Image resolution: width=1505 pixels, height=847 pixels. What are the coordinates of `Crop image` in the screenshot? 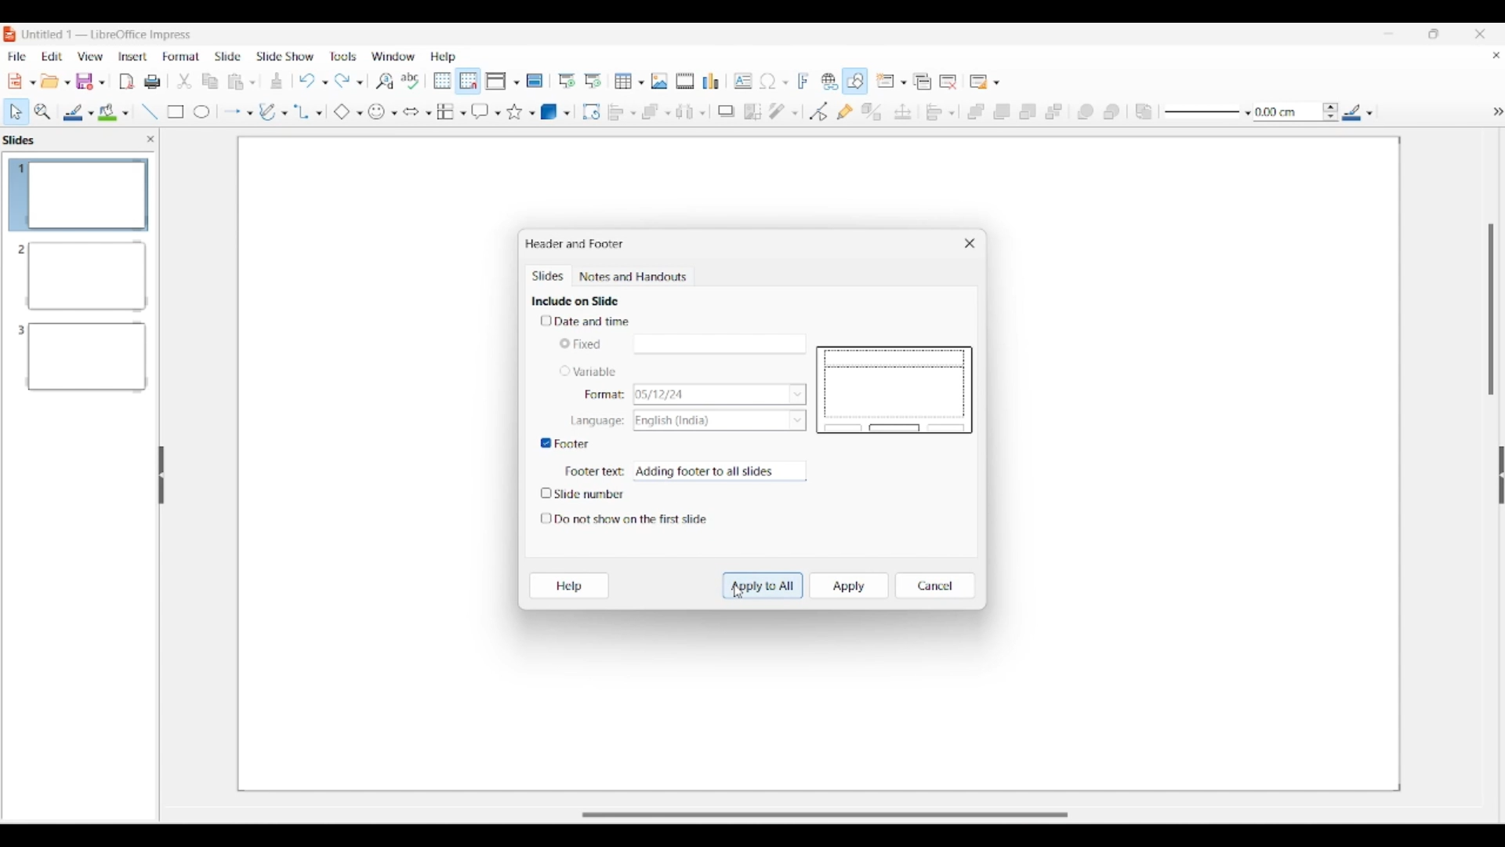 It's located at (753, 112).